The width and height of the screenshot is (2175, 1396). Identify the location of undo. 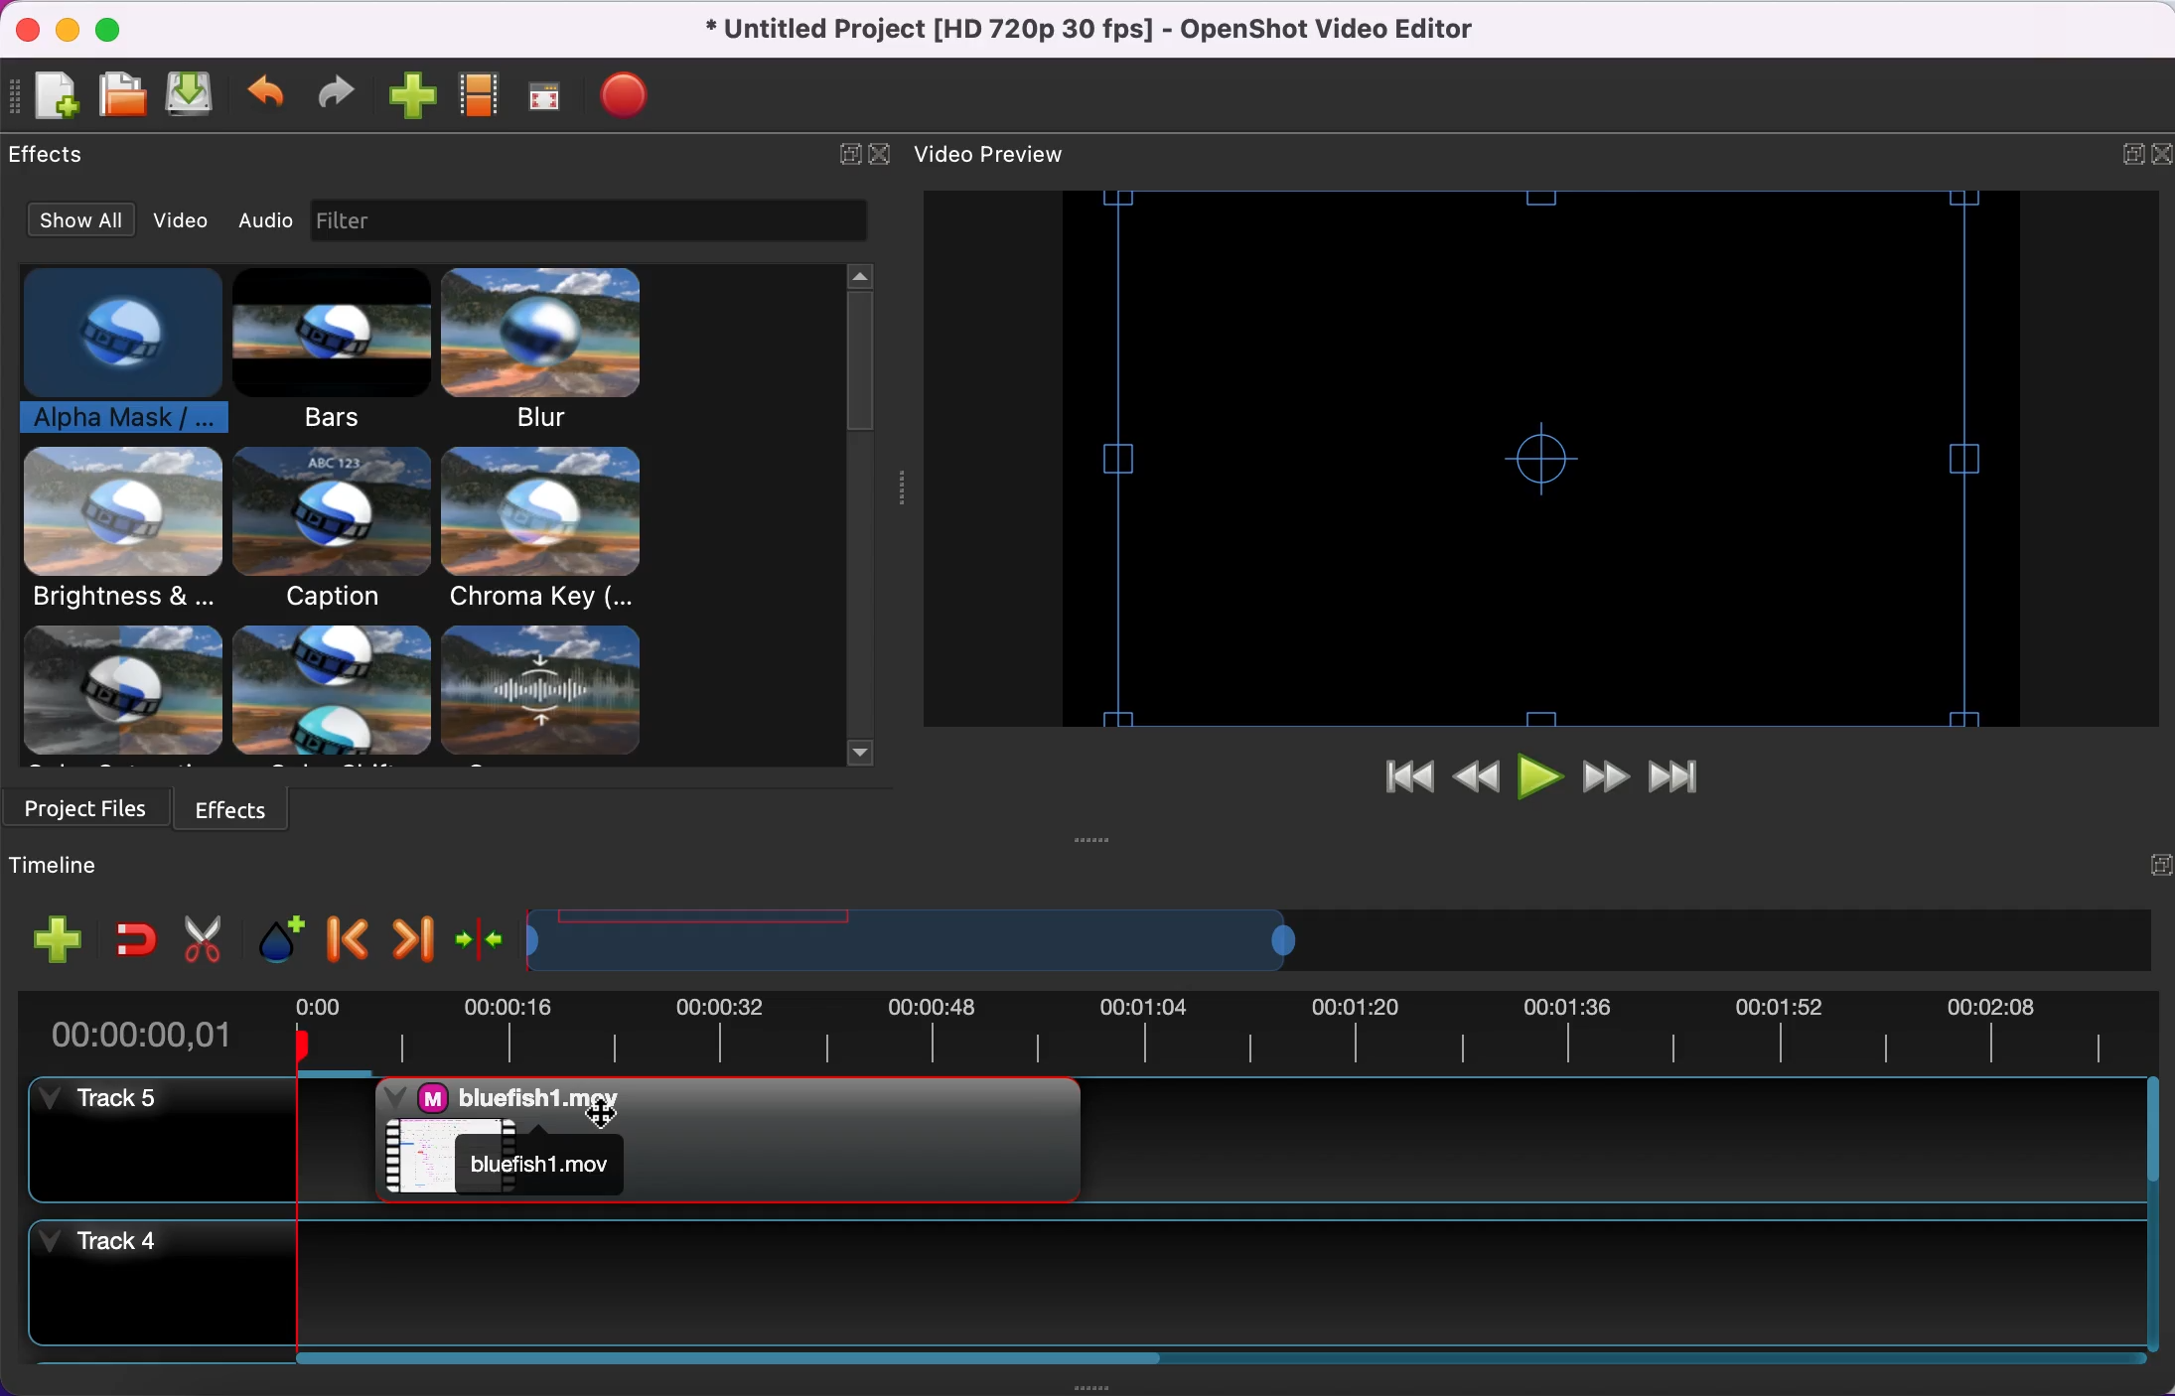
(268, 100).